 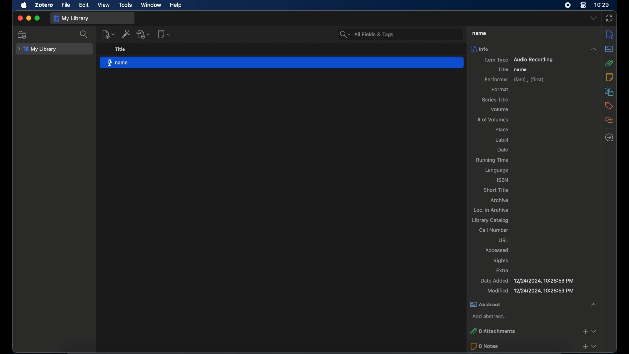 What do you see at coordinates (494, 120) in the screenshot?
I see `no of volumes` at bounding box center [494, 120].